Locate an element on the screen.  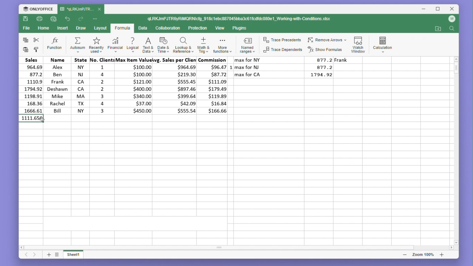
Account icon is located at coordinates (450, 20).